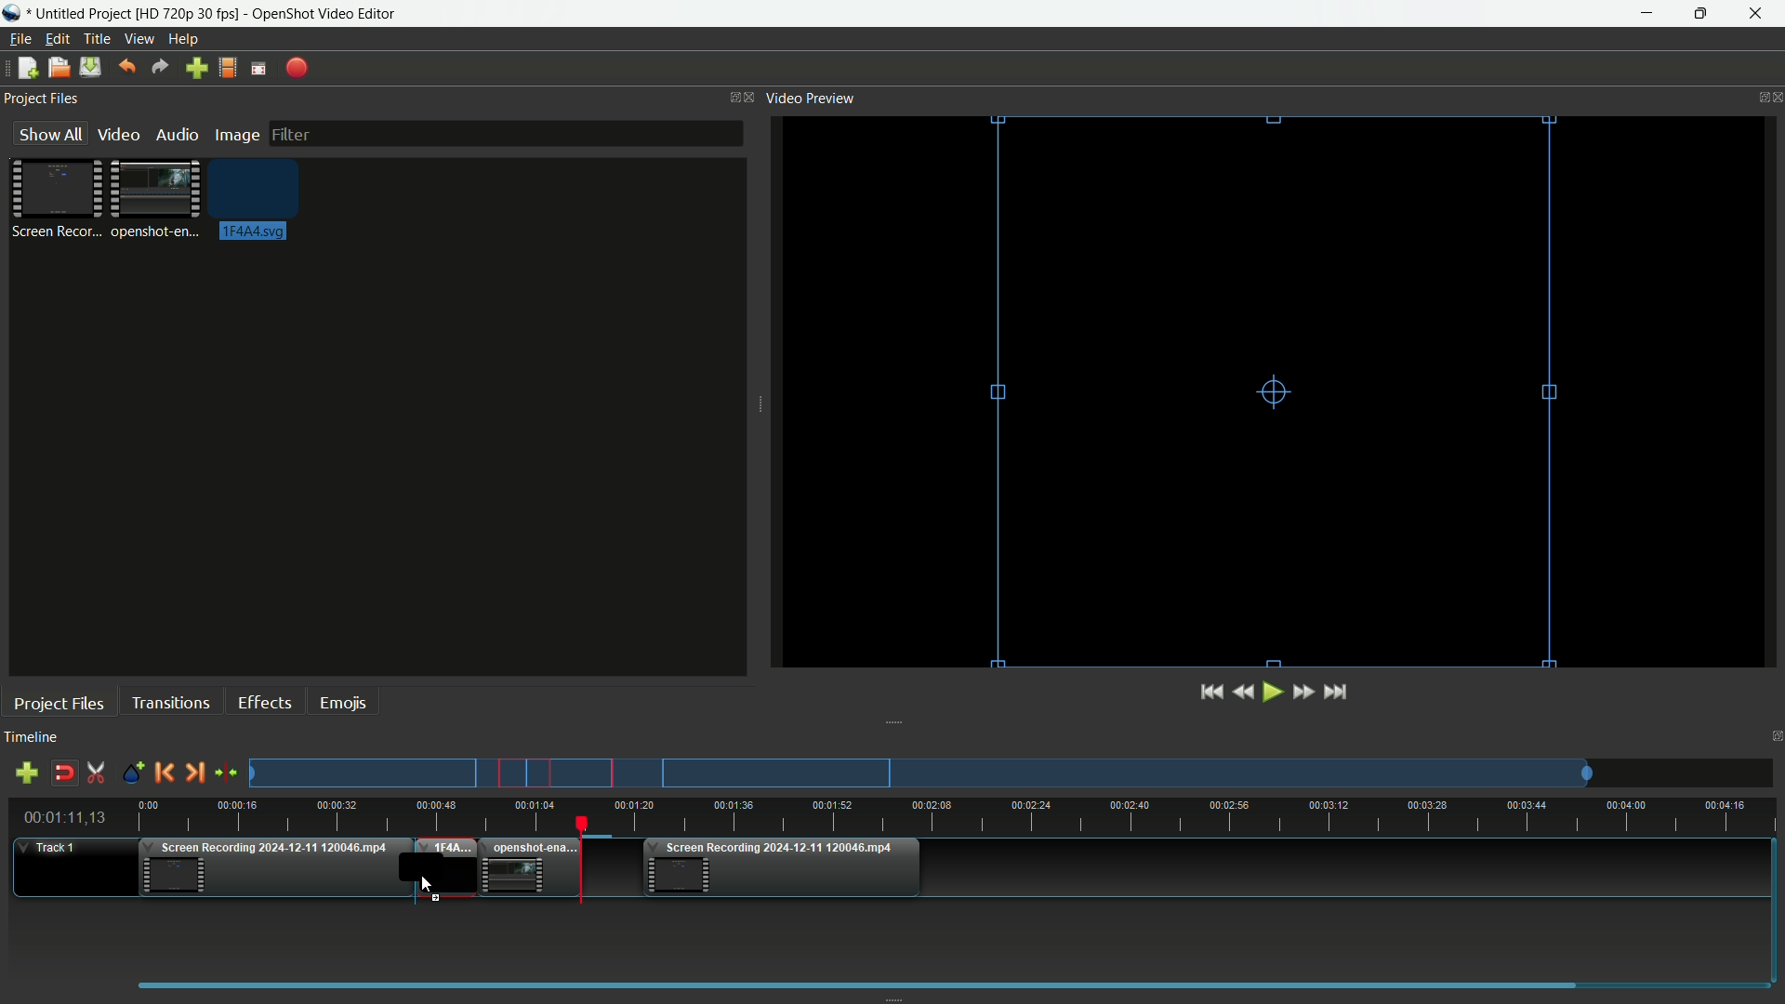 The width and height of the screenshot is (1785, 1004). Describe the element at coordinates (164, 773) in the screenshot. I see `Previous marker` at that location.